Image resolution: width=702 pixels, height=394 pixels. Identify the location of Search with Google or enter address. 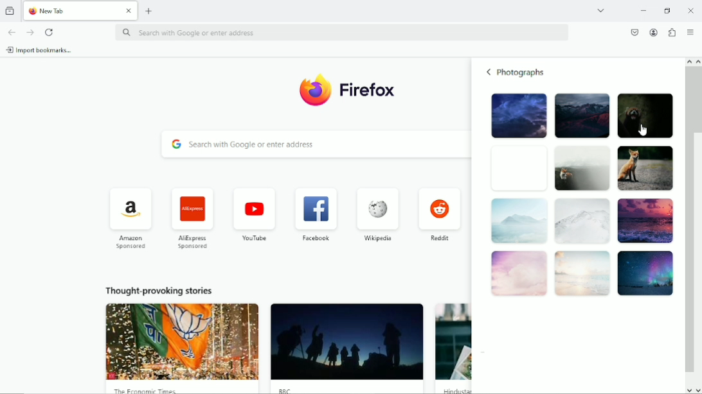
(313, 144).